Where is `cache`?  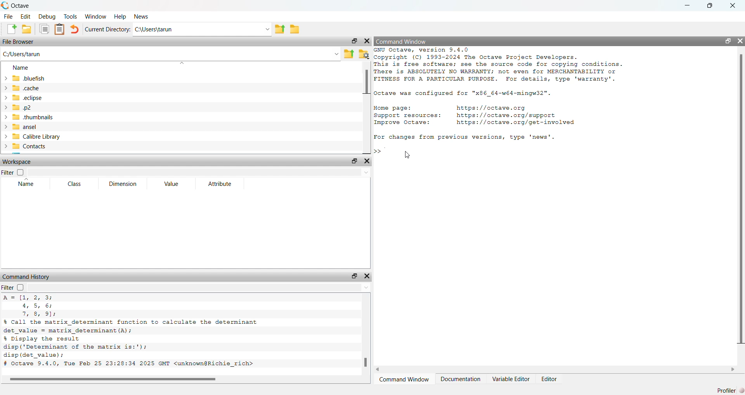 cache is located at coordinates (24, 88).